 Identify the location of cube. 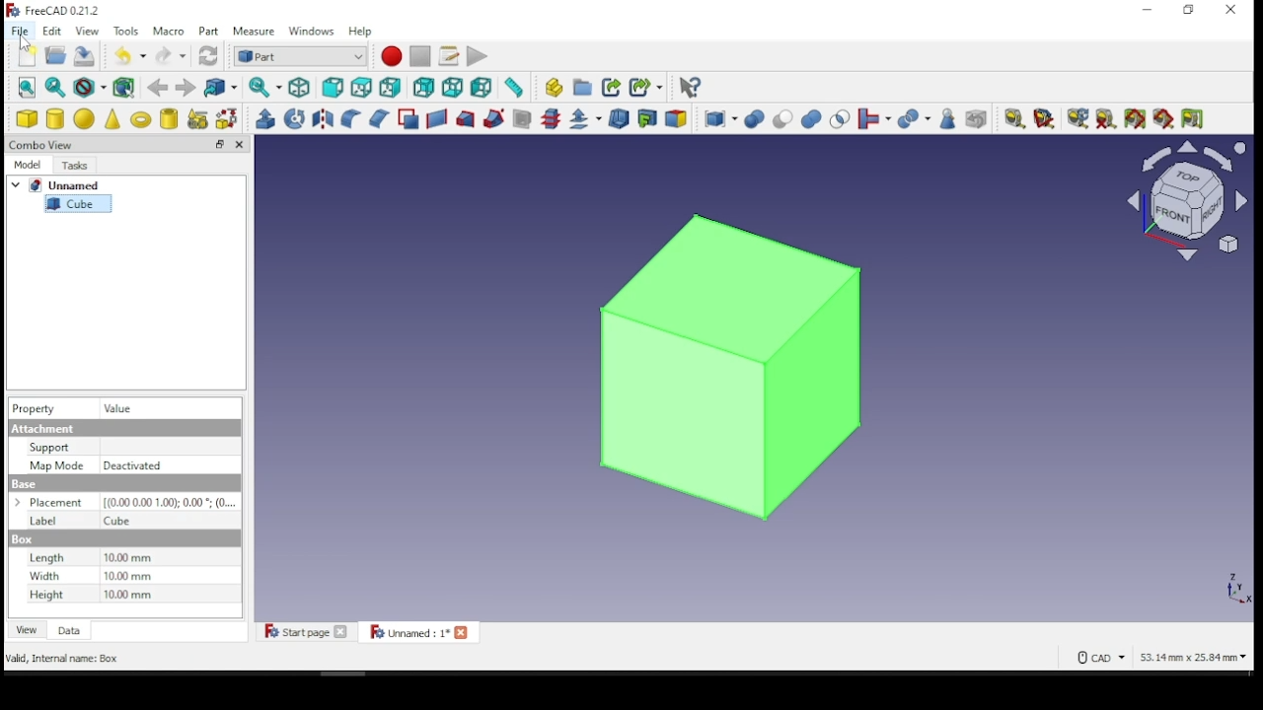
(79, 203).